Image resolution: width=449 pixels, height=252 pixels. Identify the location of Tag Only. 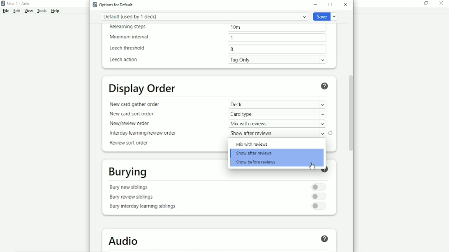
(277, 60).